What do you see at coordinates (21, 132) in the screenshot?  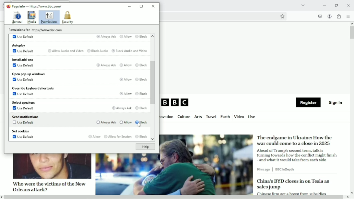 I see `Set cookies` at bounding box center [21, 132].